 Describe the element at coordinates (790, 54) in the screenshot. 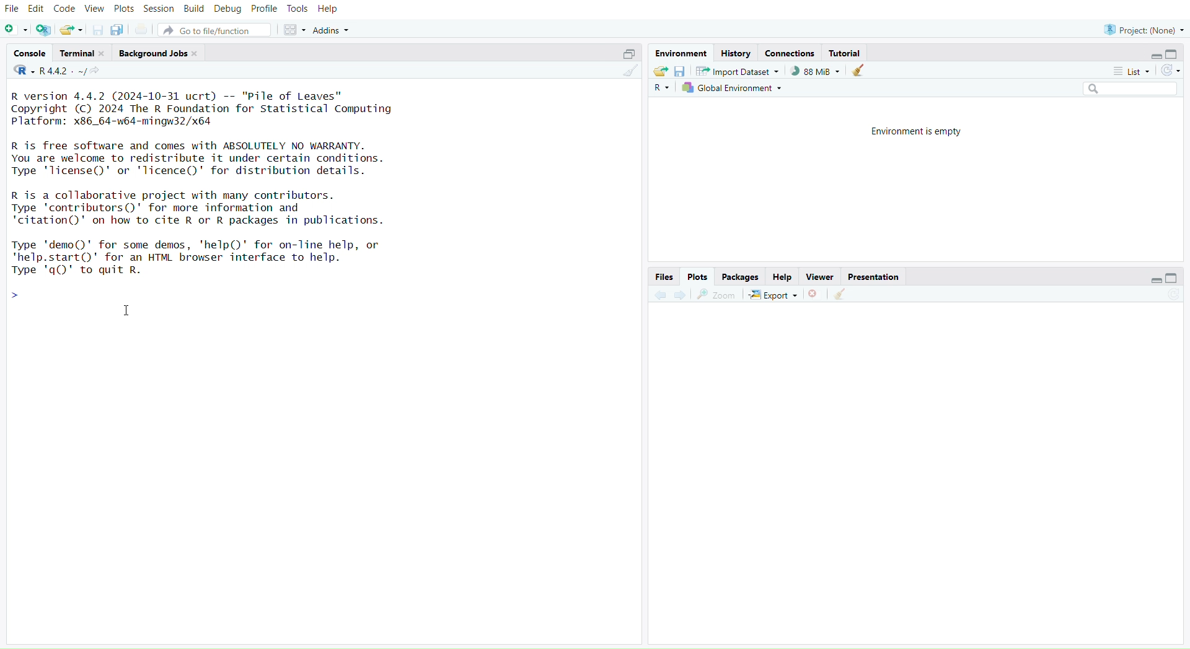

I see `connections` at that location.